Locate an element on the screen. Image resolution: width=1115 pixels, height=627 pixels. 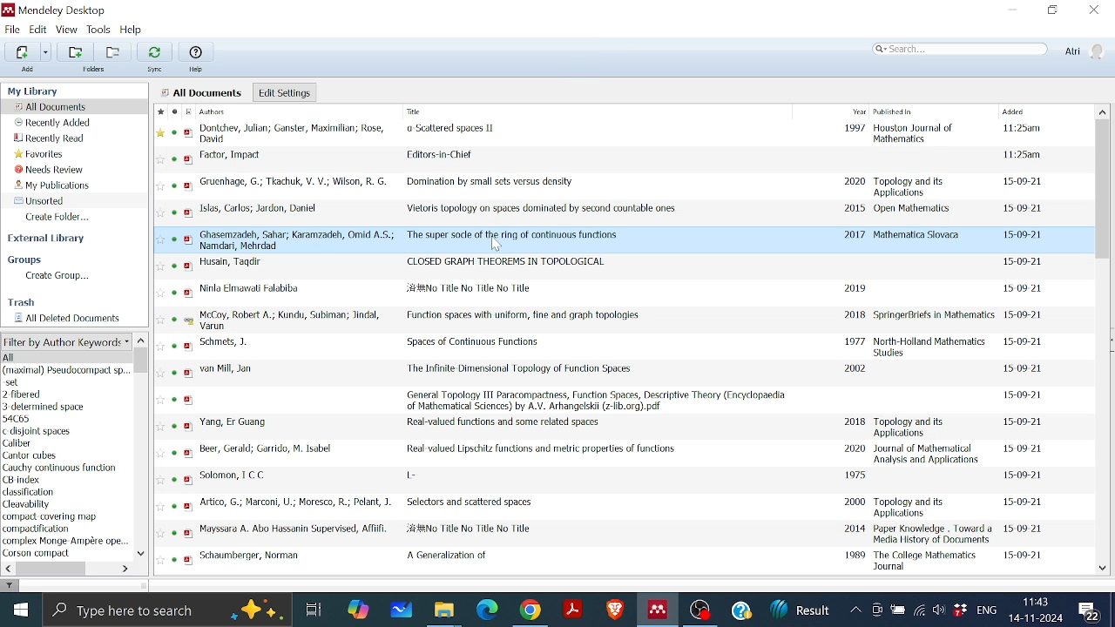
Option for adding files is located at coordinates (44, 51).